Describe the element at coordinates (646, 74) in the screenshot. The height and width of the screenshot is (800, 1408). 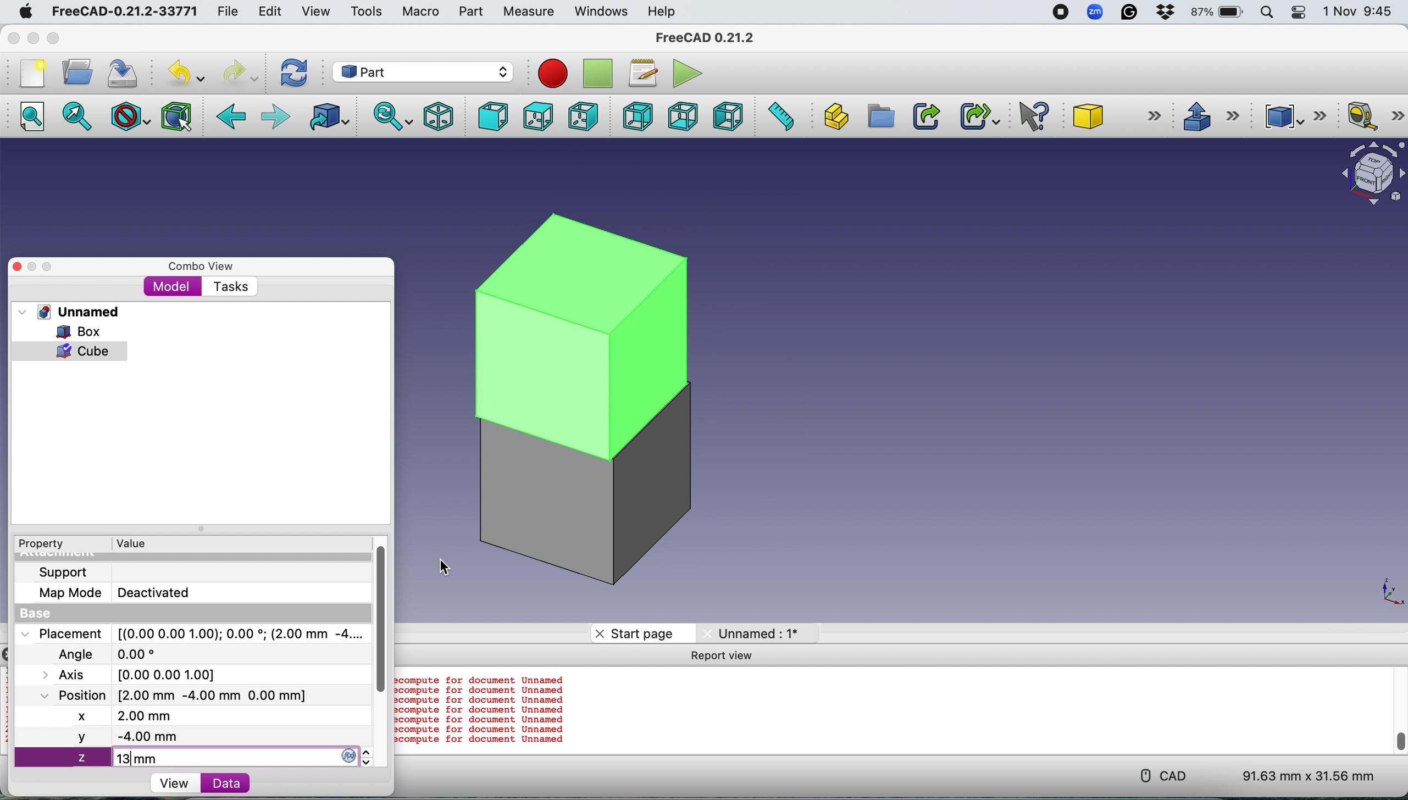
I see `Macros` at that location.